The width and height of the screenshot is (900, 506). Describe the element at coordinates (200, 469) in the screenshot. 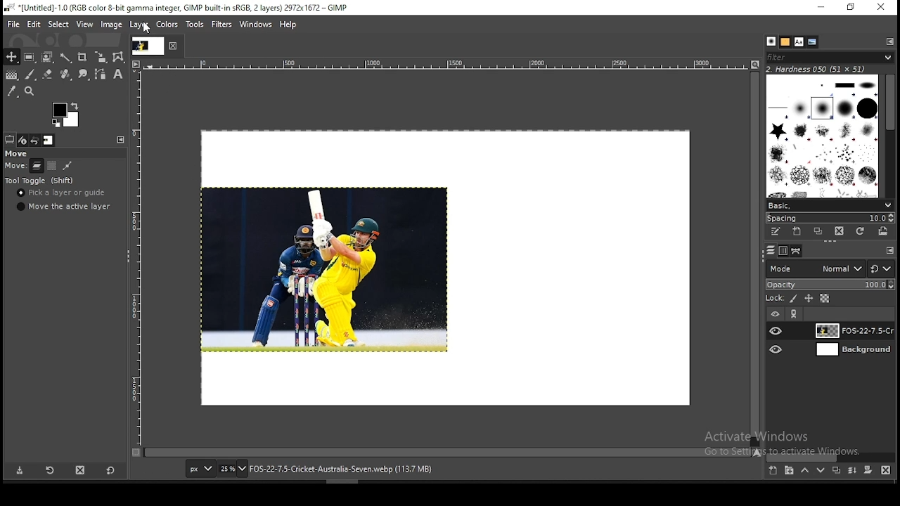

I see `units` at that location.